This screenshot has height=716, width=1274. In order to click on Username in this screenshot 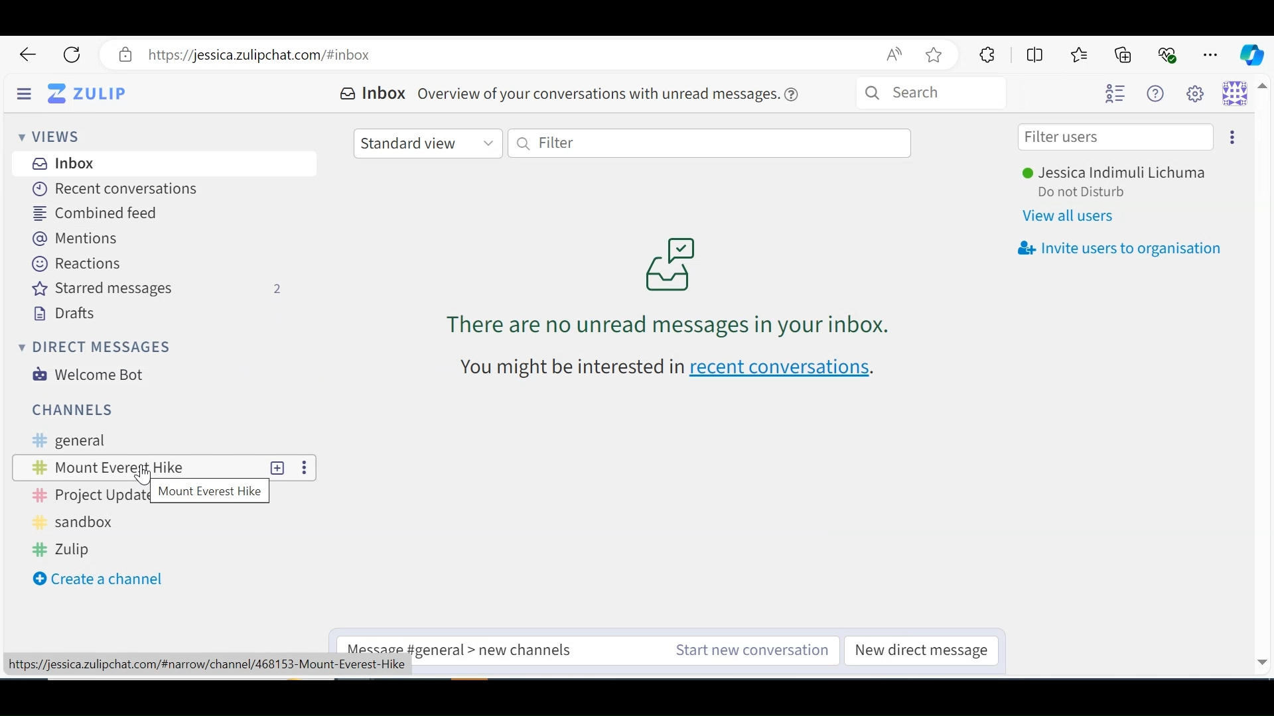, I will do `click(1121, 174)`.